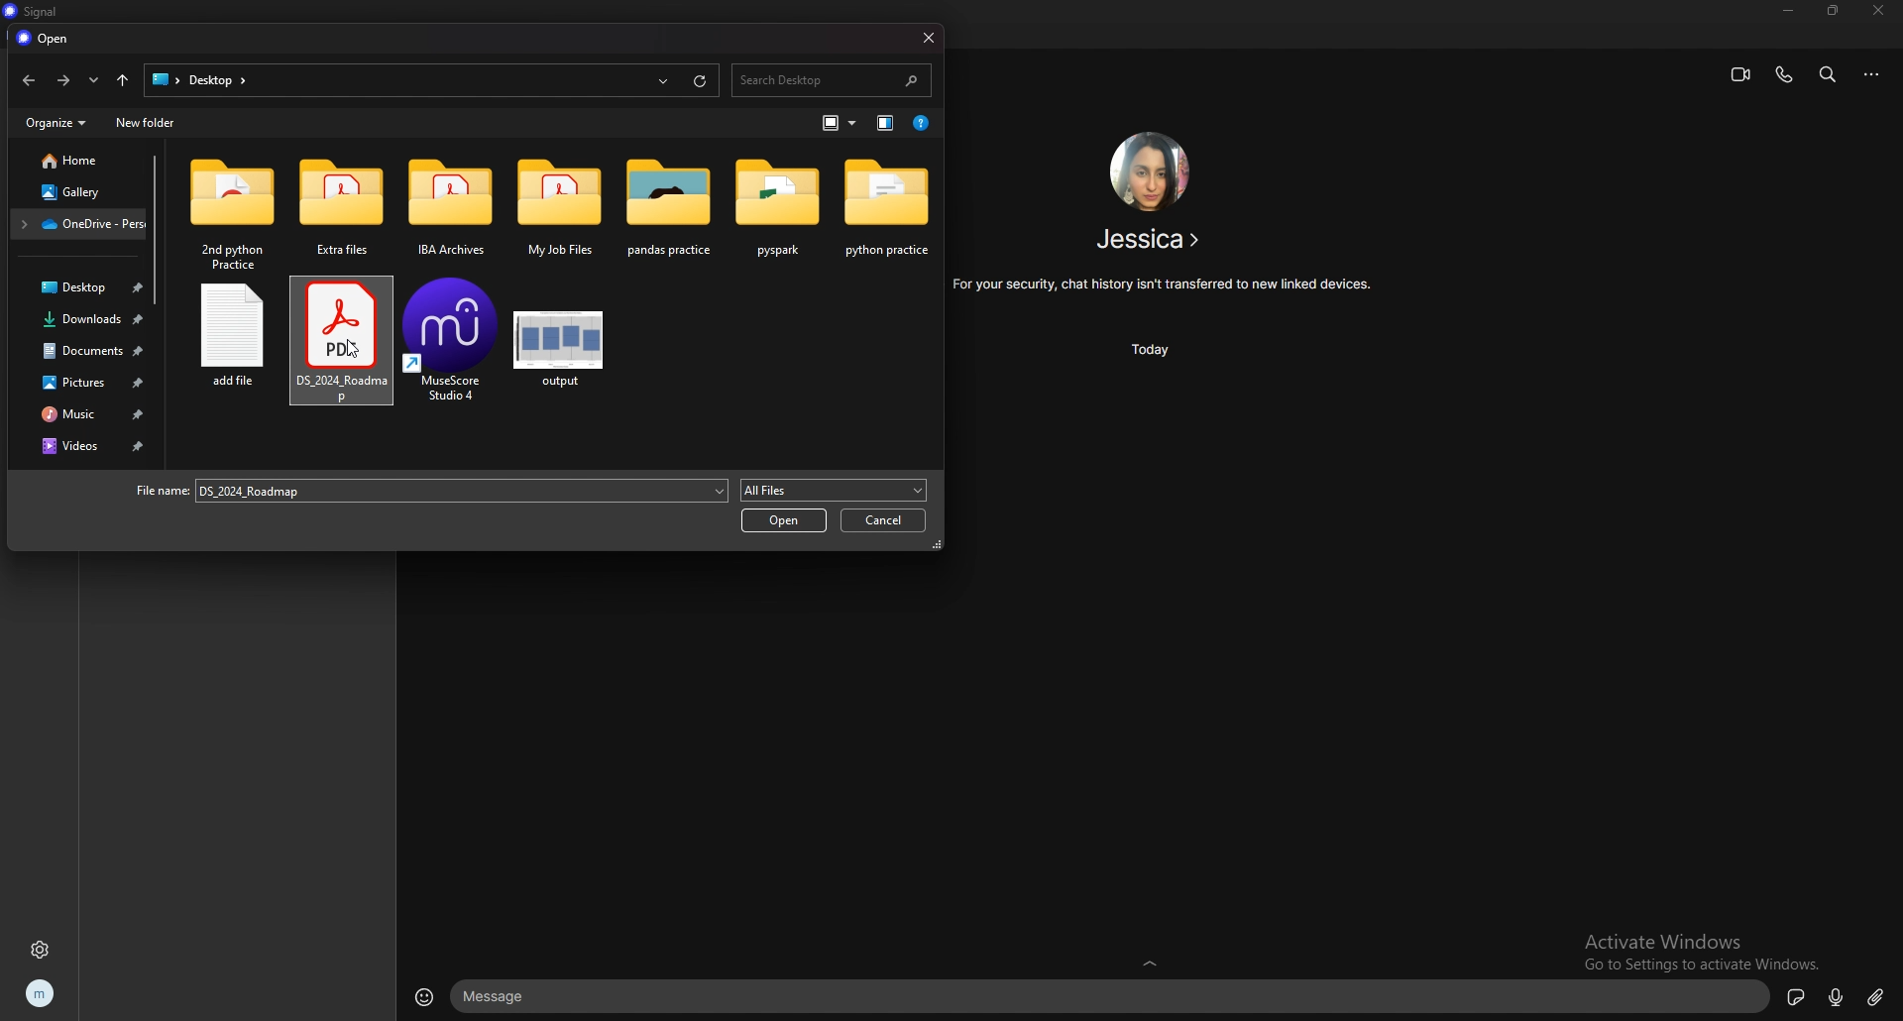 This screenshot has height=1021, width=1903. Describe the element at coordinates (83, 383) in the screenshot. I see `pictures` at that location.